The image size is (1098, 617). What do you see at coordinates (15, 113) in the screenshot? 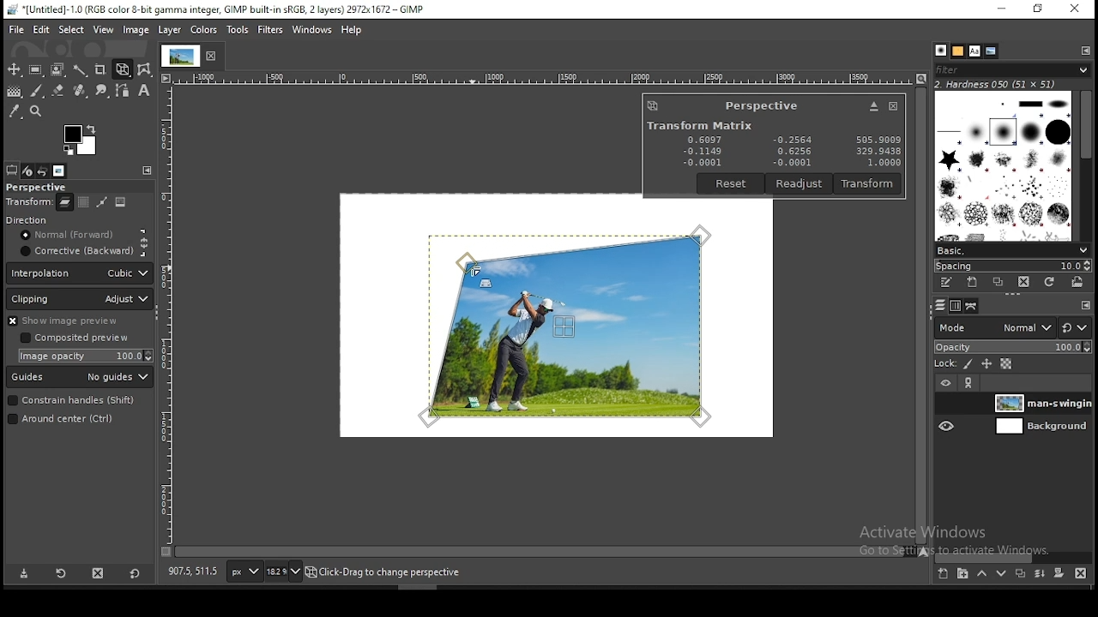
I see `color picker tool` at bounding box center [15, 113].